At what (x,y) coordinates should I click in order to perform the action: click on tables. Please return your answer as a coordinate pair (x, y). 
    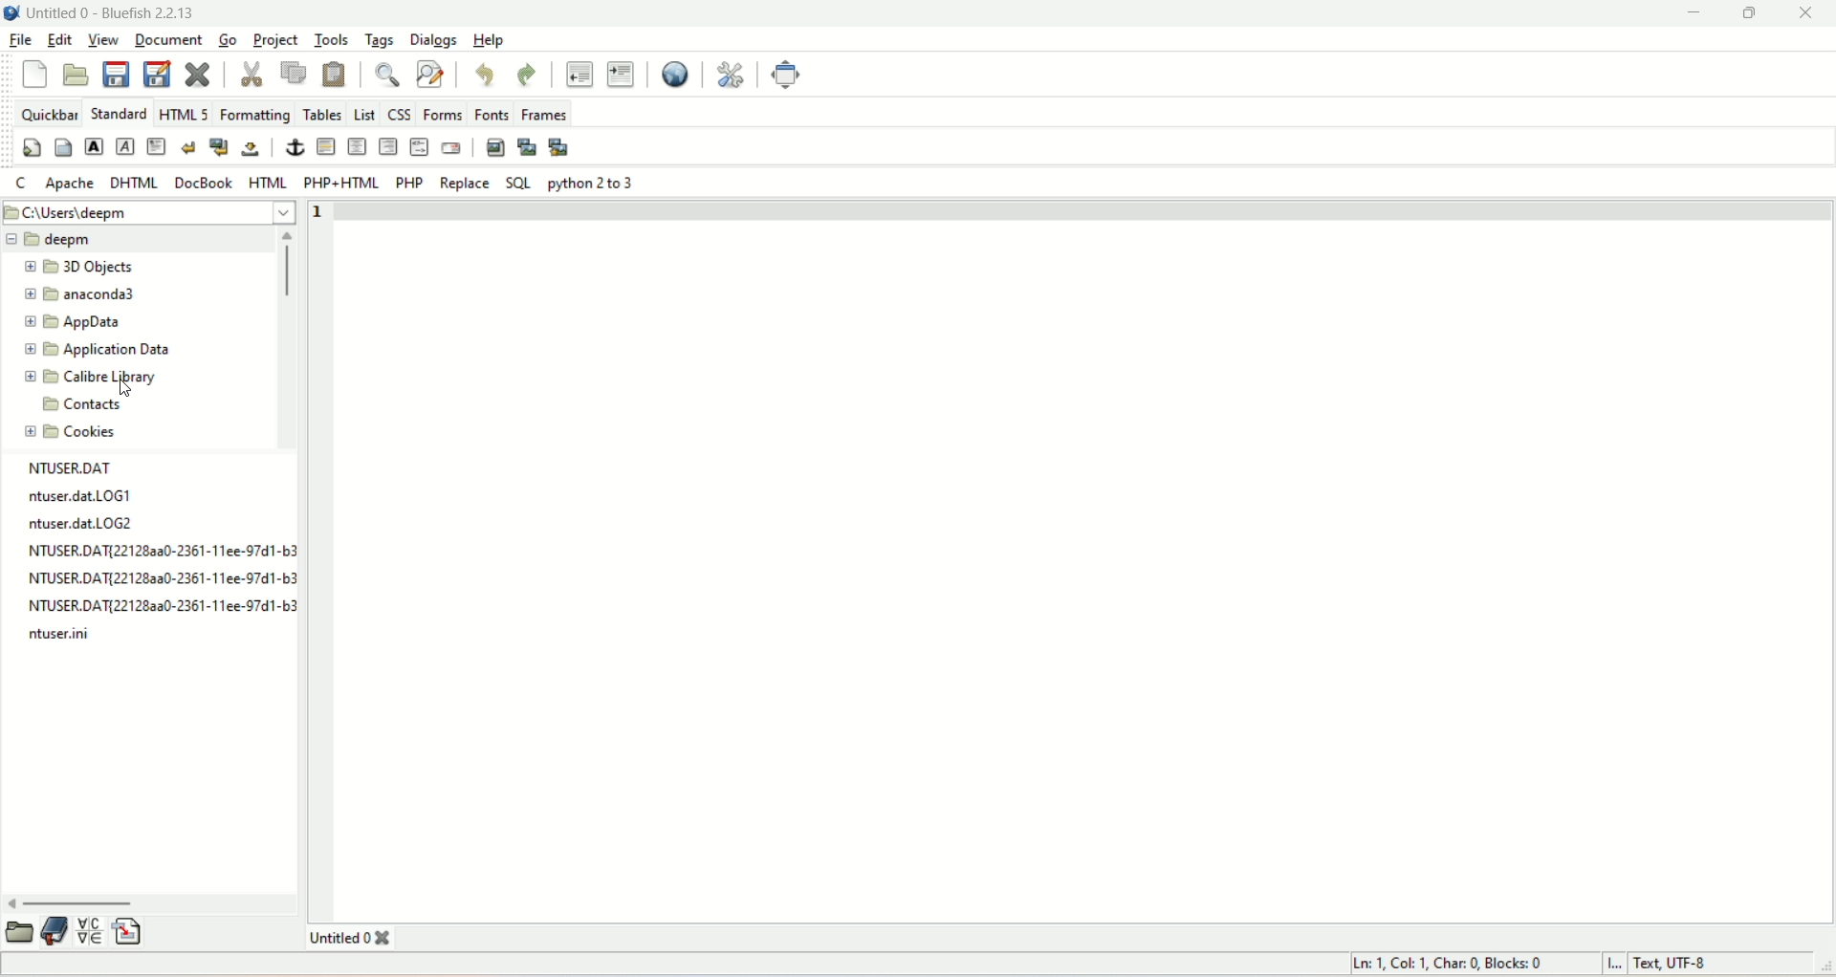
    Looking at the image, I should click on (322, 113).